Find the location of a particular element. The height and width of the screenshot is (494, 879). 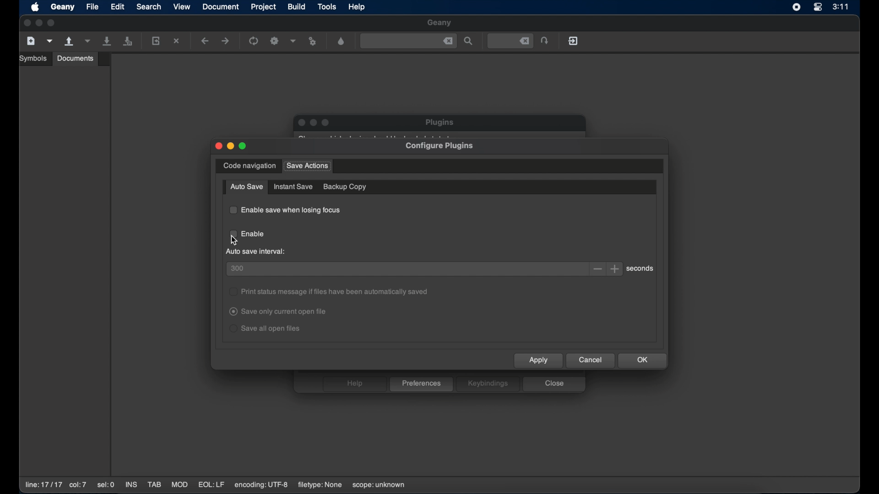

save action is located at coordinates (307, 166).